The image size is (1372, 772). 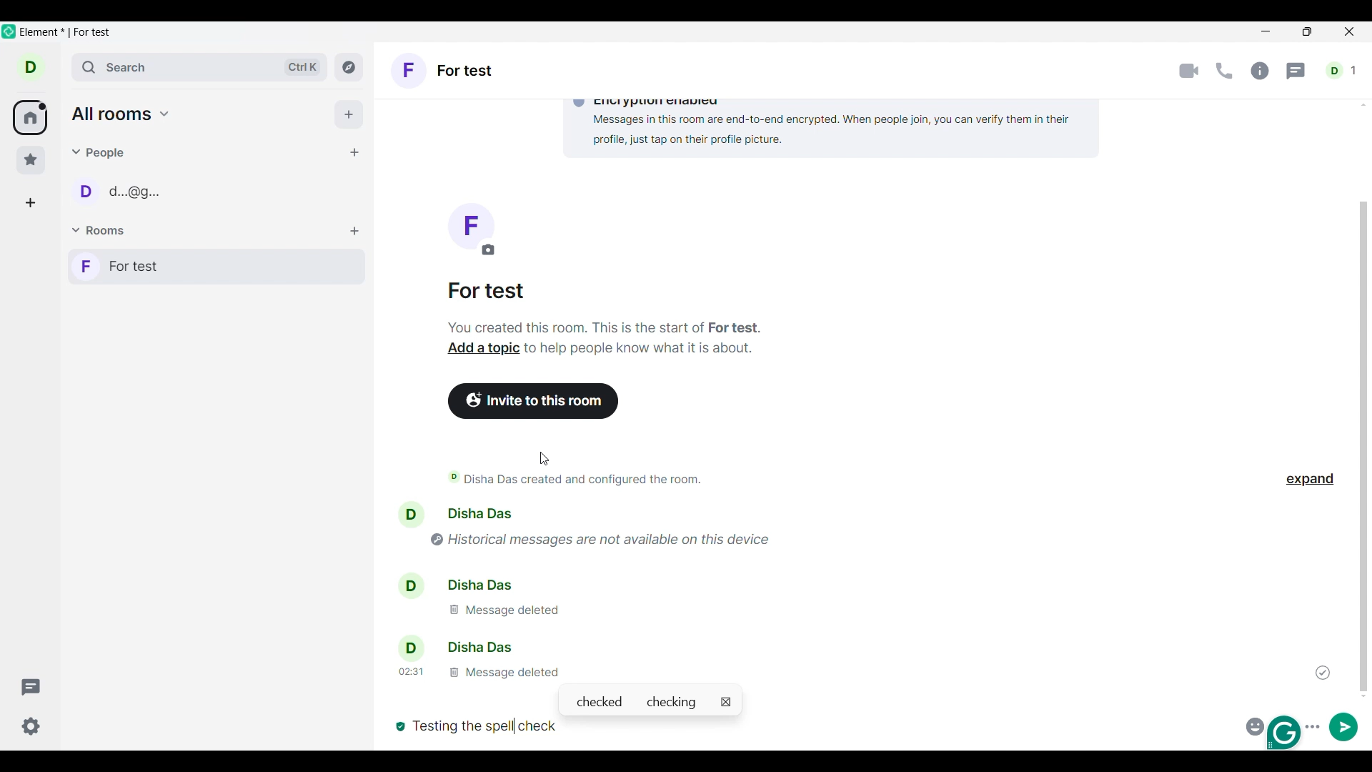 What do you see at coordinates (502, 610) in the screenshot?
I see `message deleted` at bounding box center [502, 610].